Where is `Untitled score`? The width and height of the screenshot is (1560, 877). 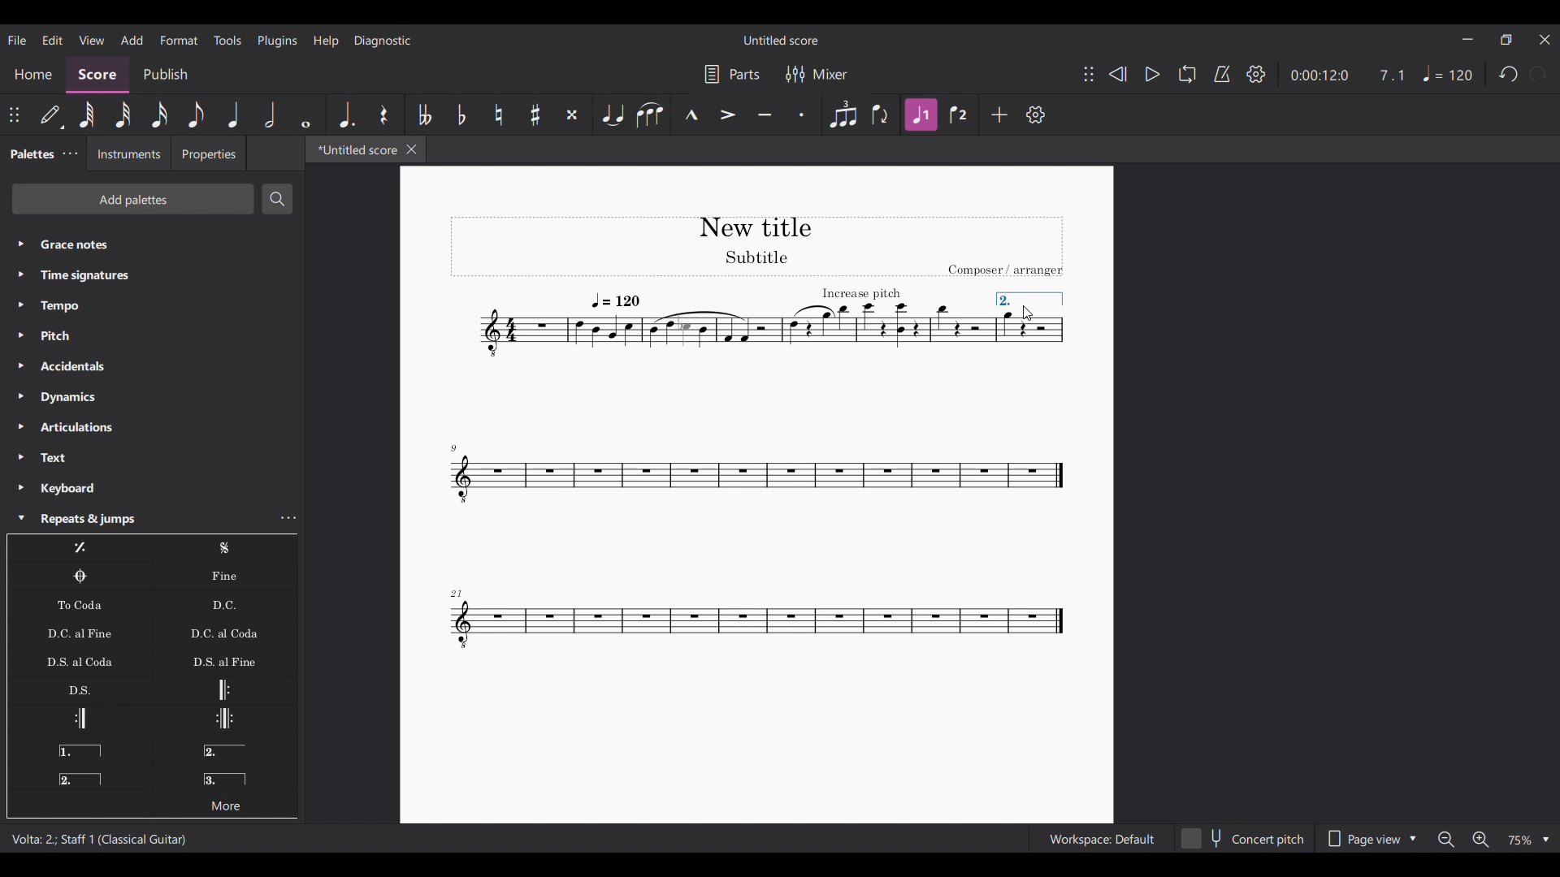 Untitled score is located at coordinates (781, 41).